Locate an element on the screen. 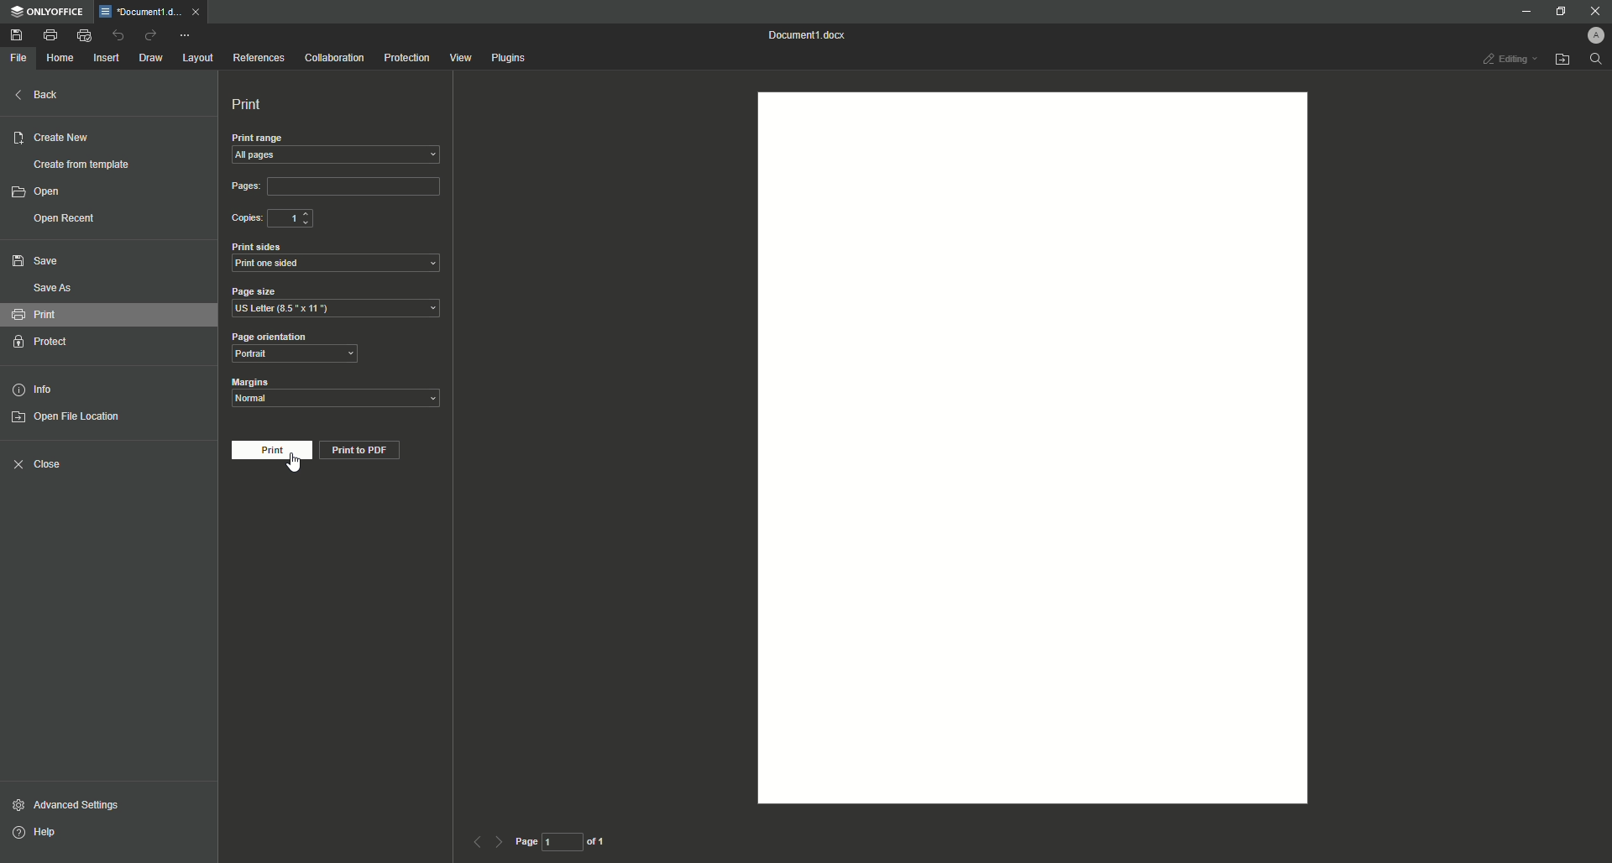  Layout is located at coordinates (196, 59).